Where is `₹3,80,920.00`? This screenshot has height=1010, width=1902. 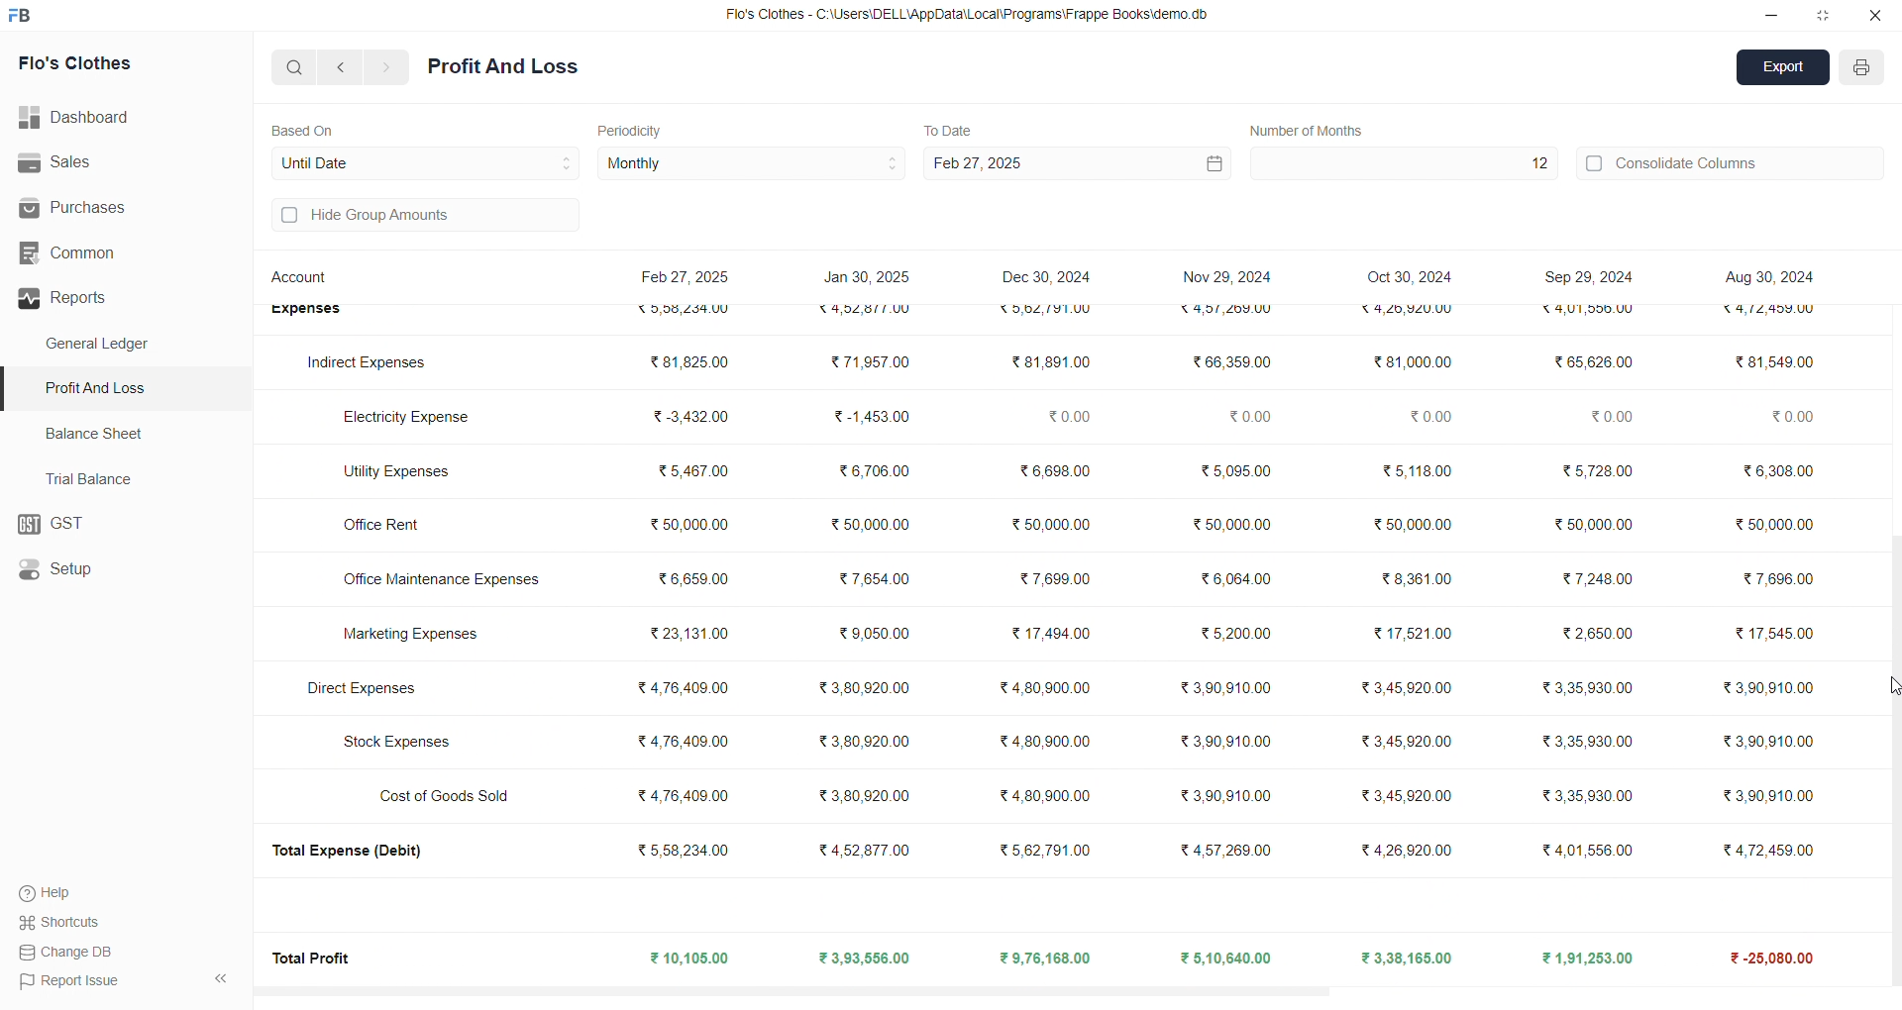
₹3,80,920.00 is located at coordinates (867, 743).